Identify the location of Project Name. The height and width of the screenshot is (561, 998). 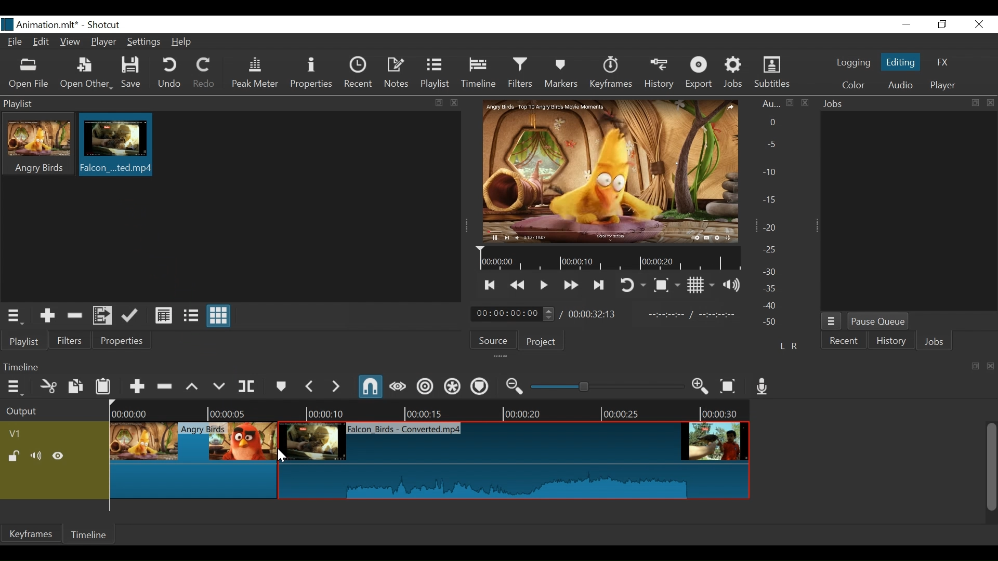
(49, 26).